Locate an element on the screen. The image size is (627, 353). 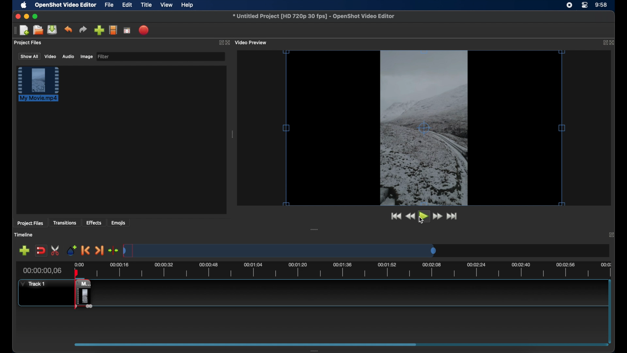
disable snapping is located at coordinates (41, 251).